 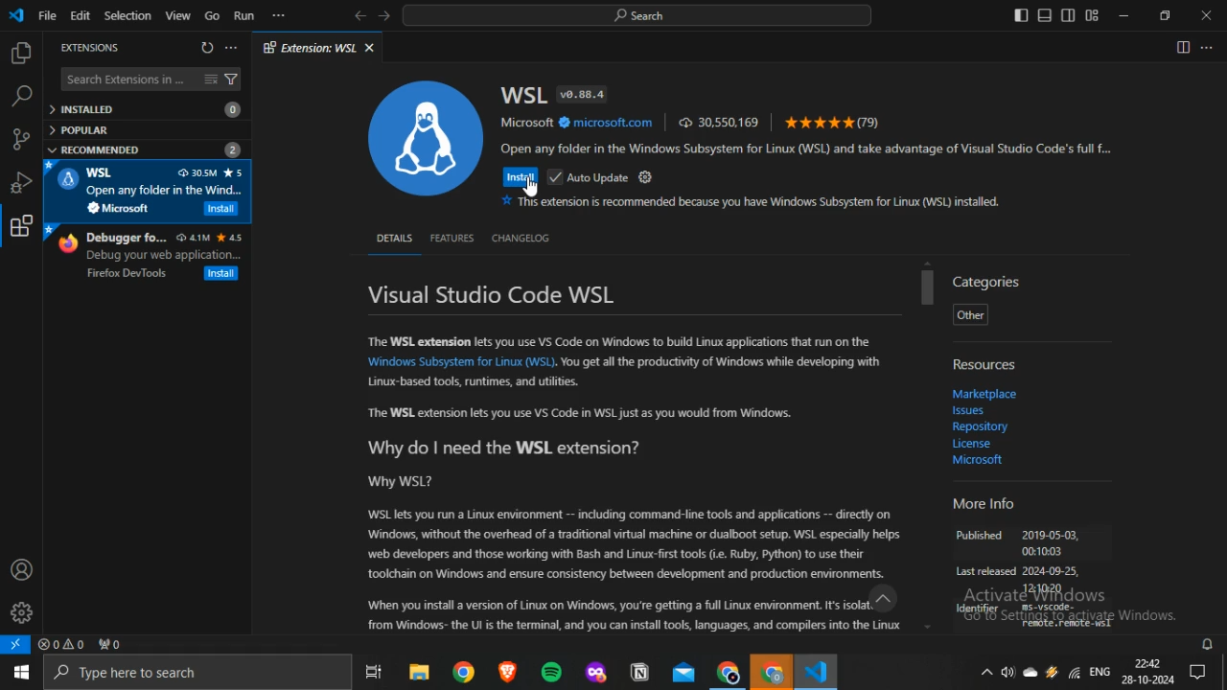 What do you see at coordinates (1043, 587) in the screenshot?
I see `121020` at bounding box center [1043, 587].